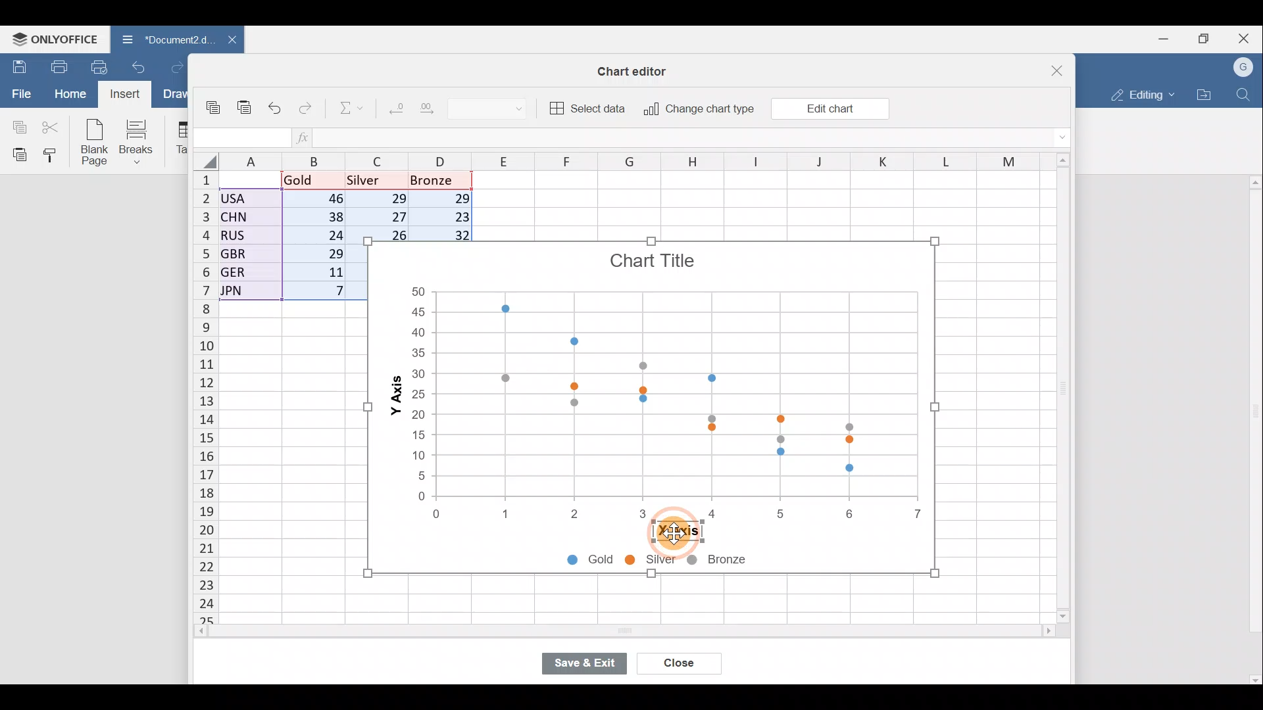 The width and height of the screenshot is (1263, 710). Describe the element at coordinates (628, 160) in the screenshot. I see `Columns` at that location.